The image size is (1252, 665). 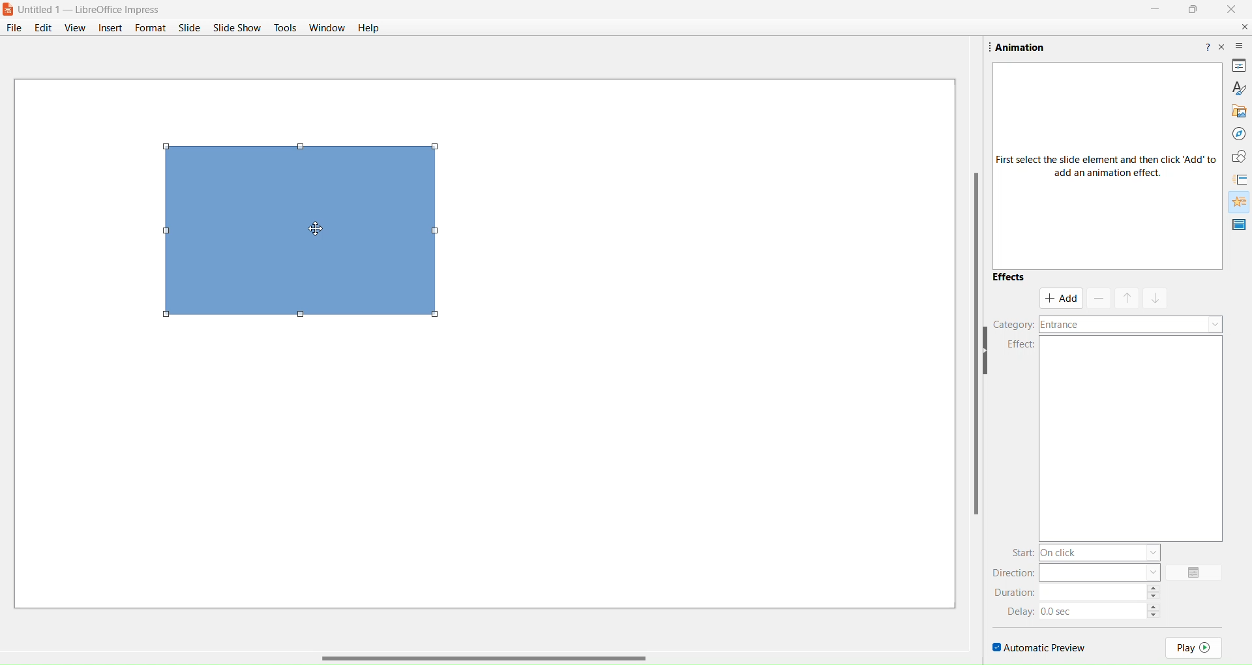 What do you see at coordinates (1132, 325) in the screenshot?
I see `category dropdown` at bounding box center [1132, 325].